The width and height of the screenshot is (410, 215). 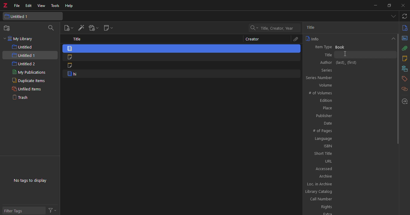 I want to click on series number, so click(x=349, y=77).